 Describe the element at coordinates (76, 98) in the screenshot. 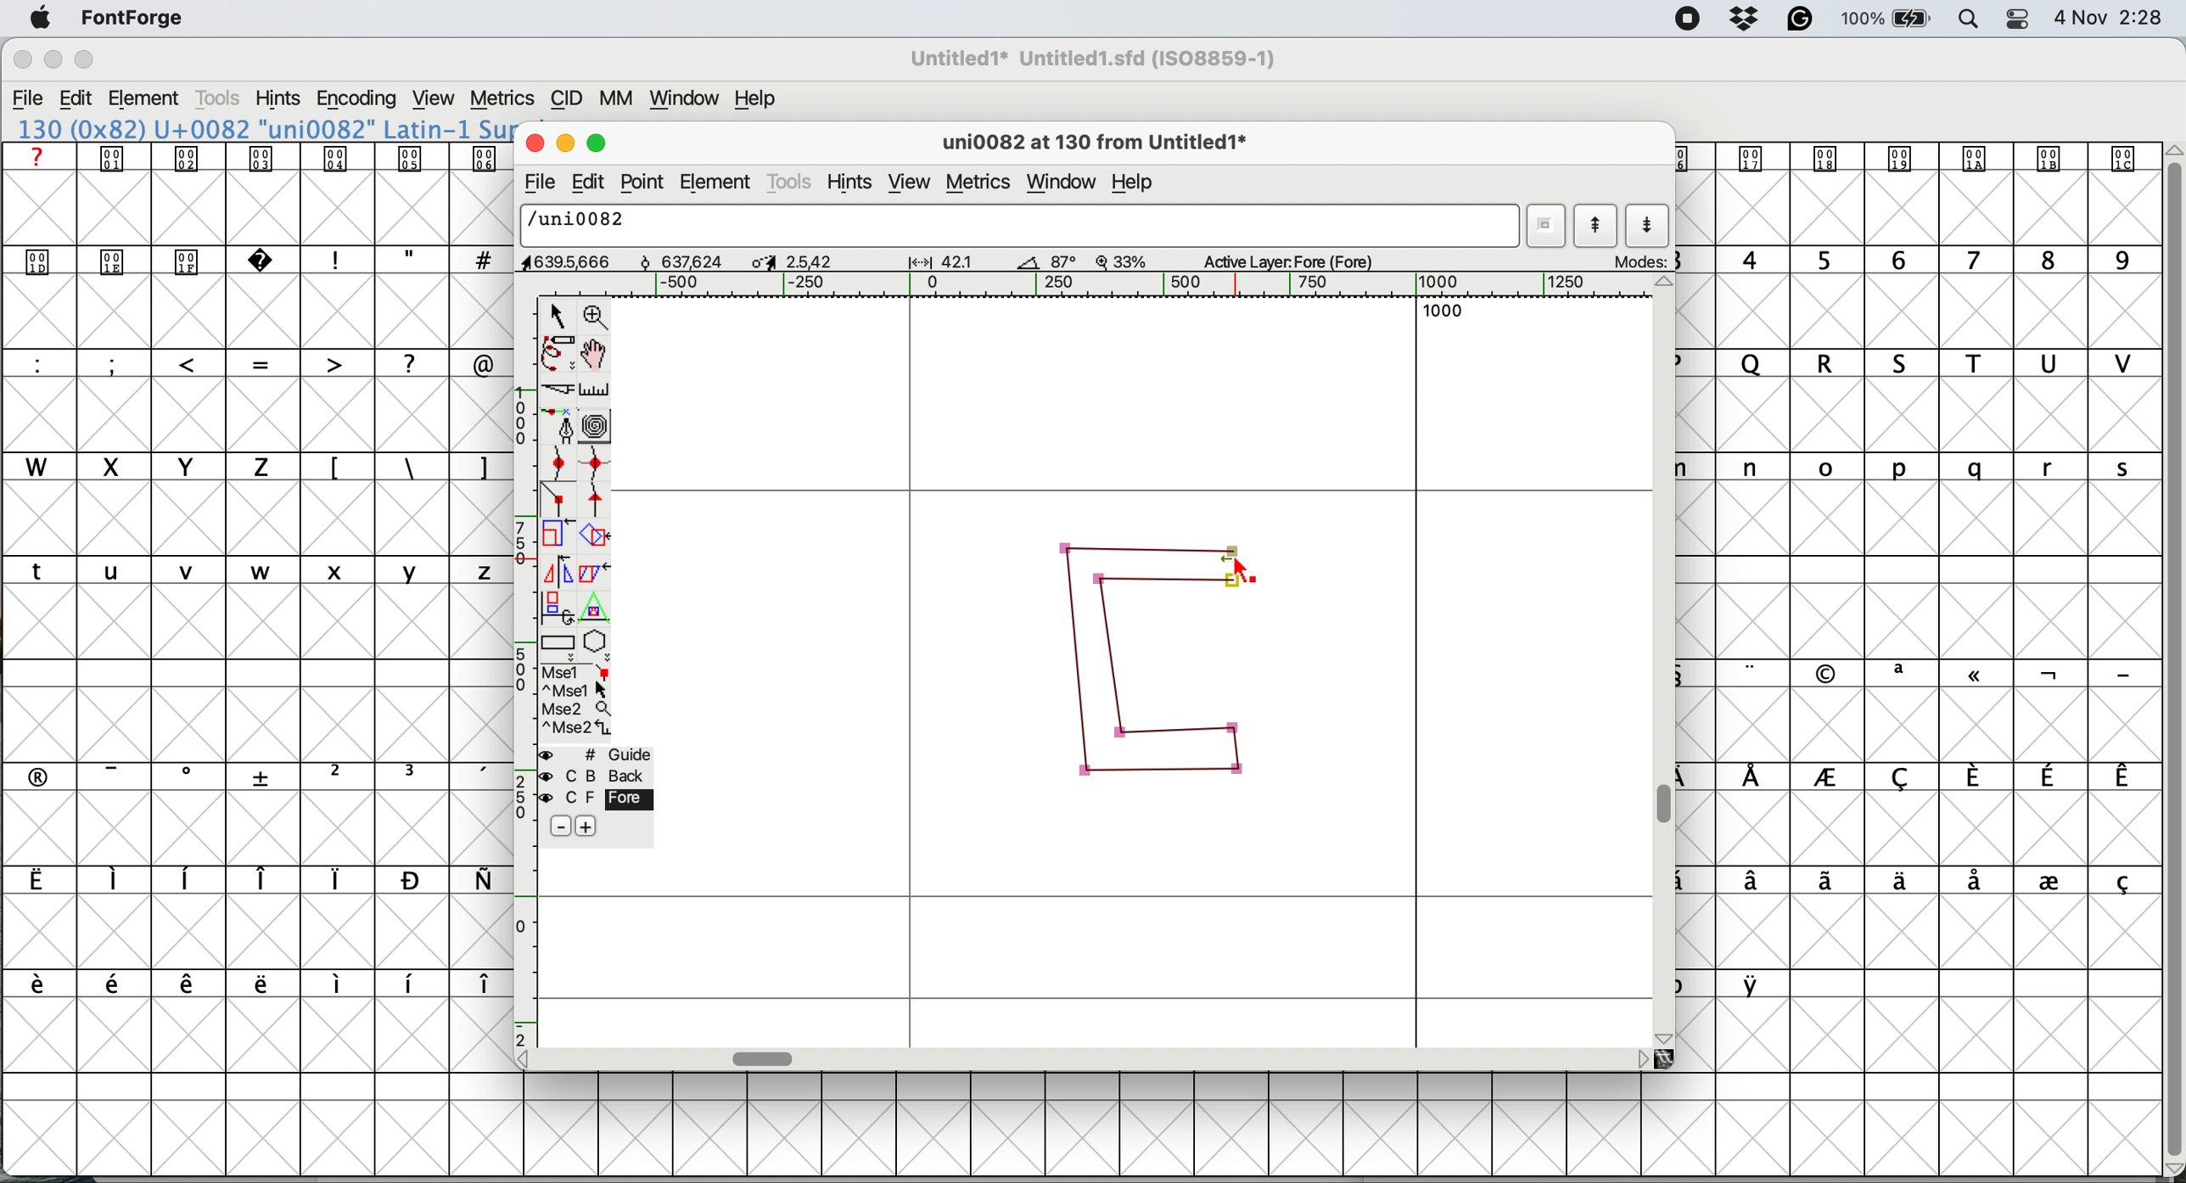

I see `edit` at that location.